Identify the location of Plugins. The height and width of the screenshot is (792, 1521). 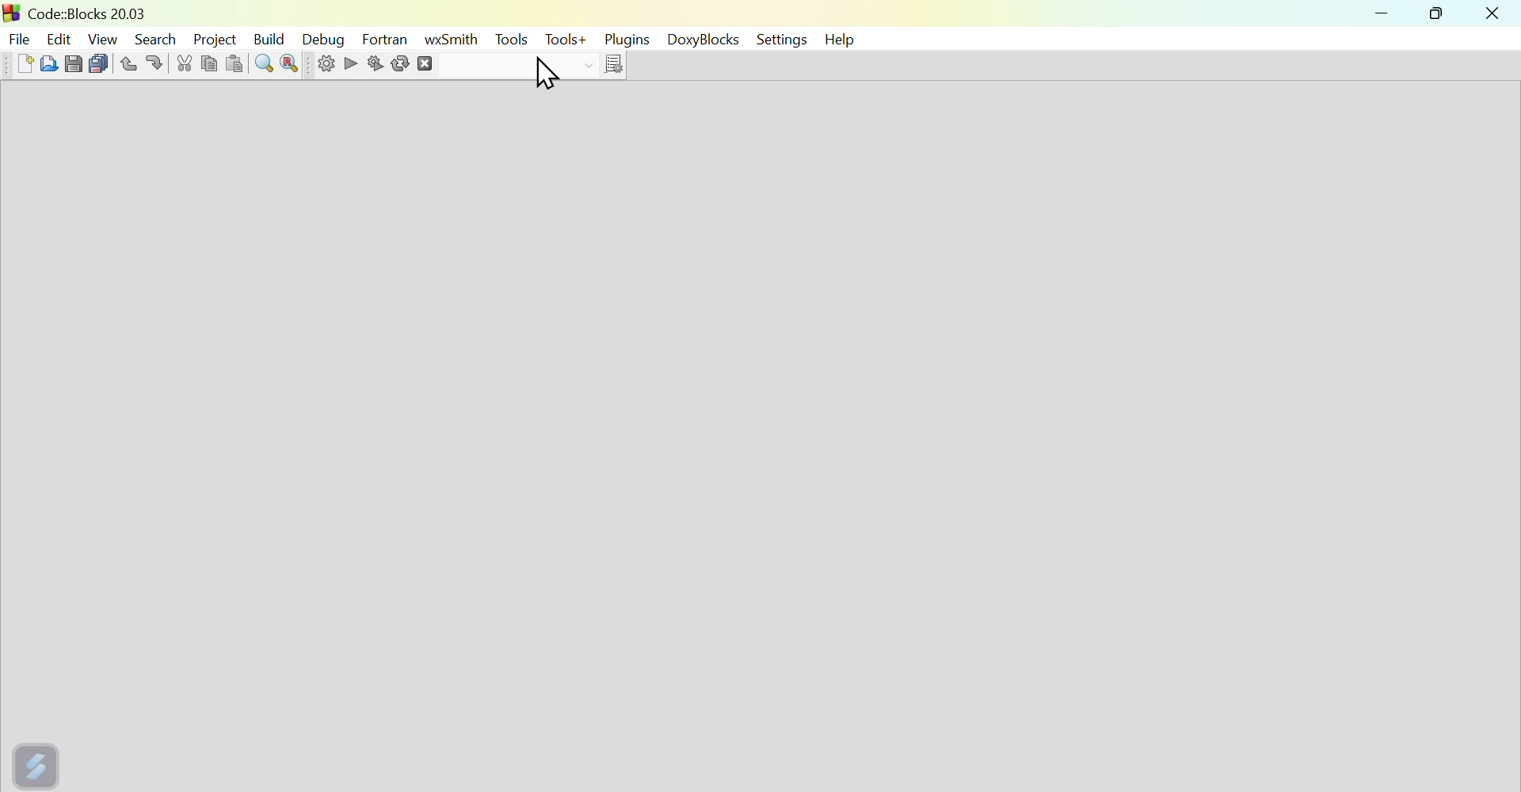
(625, 40).